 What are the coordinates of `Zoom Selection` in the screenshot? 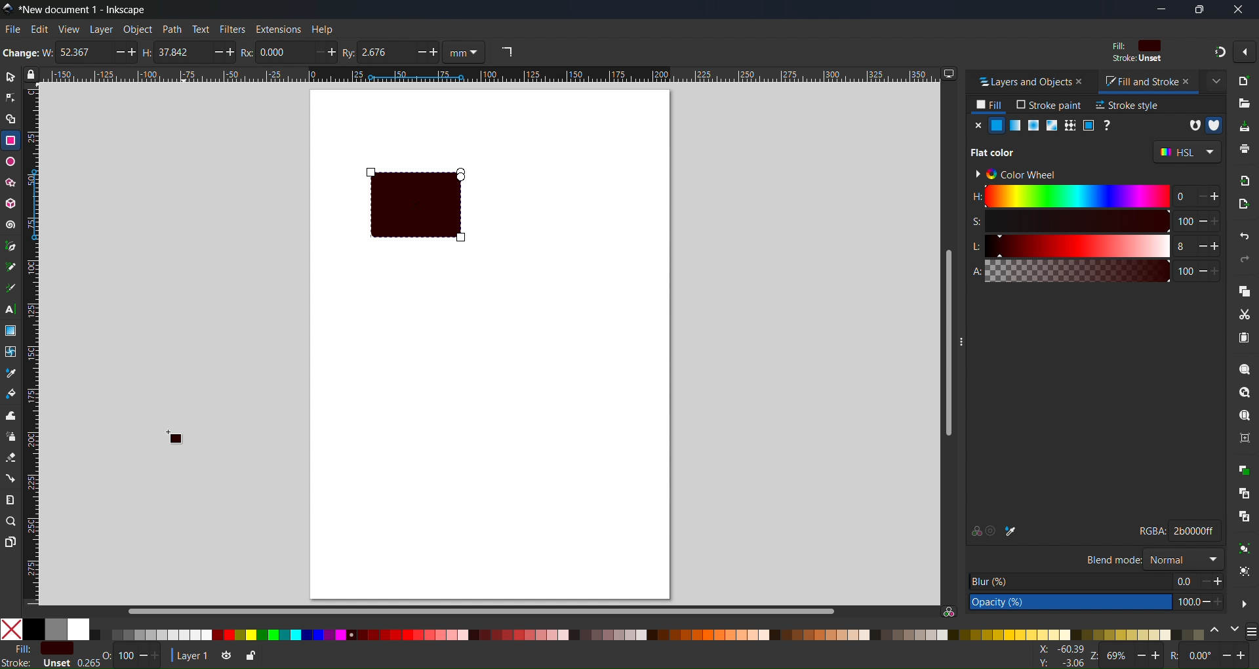 It's located at (1244, 369).